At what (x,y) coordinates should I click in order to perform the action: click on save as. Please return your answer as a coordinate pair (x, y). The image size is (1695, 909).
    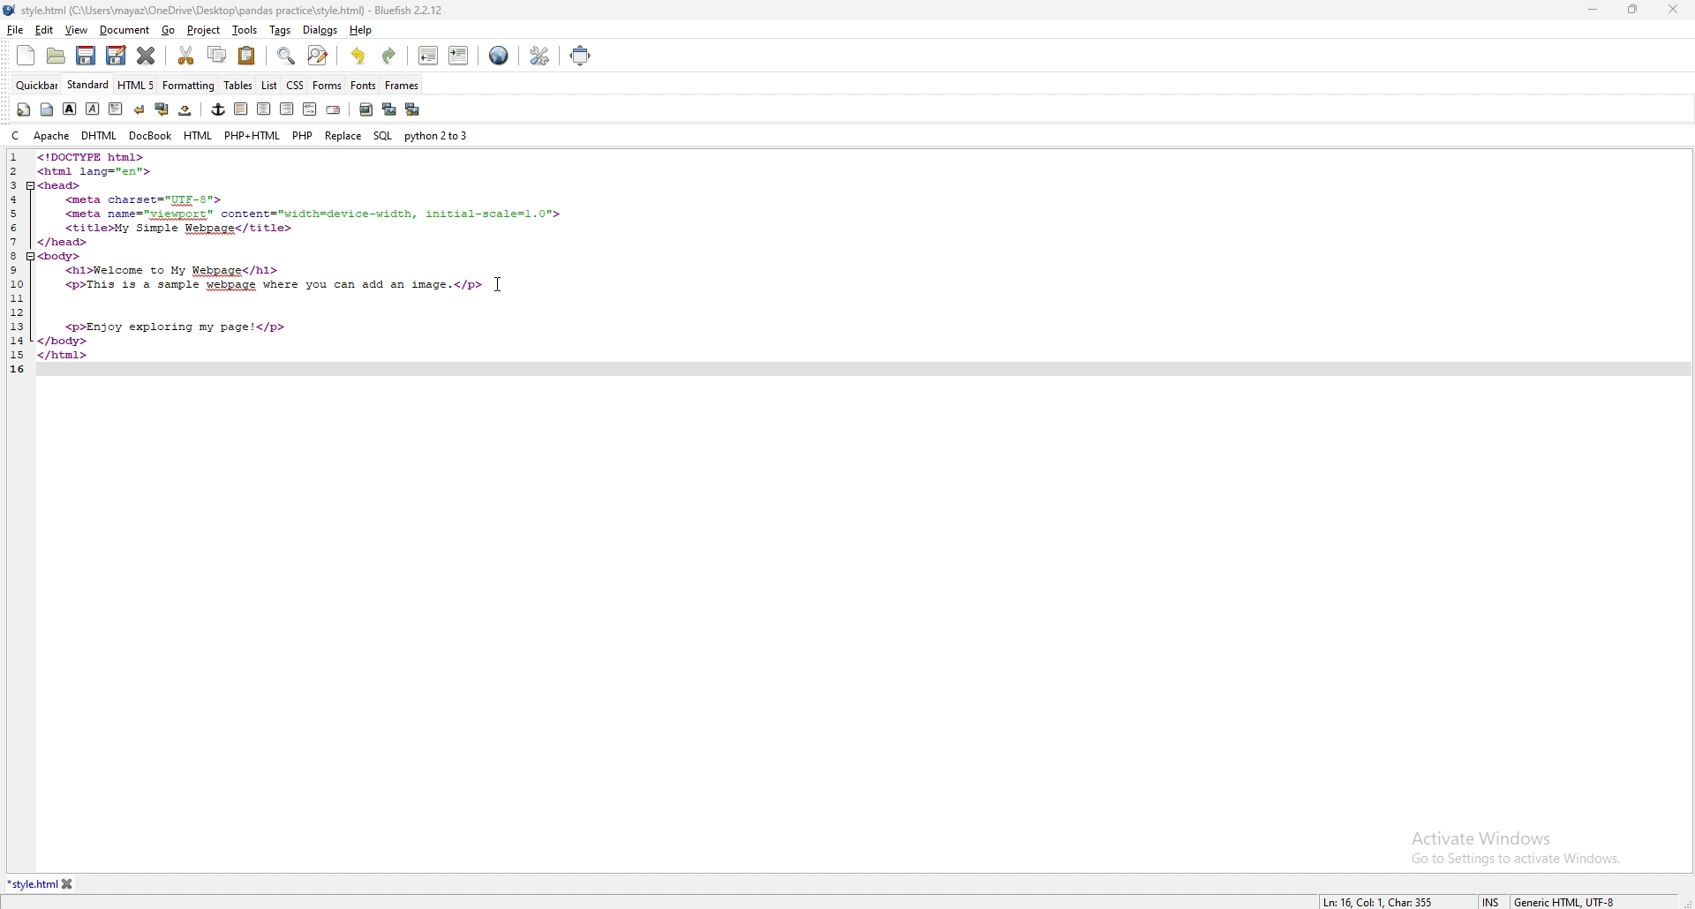
    Looking at the image, I should click on (116, 56).